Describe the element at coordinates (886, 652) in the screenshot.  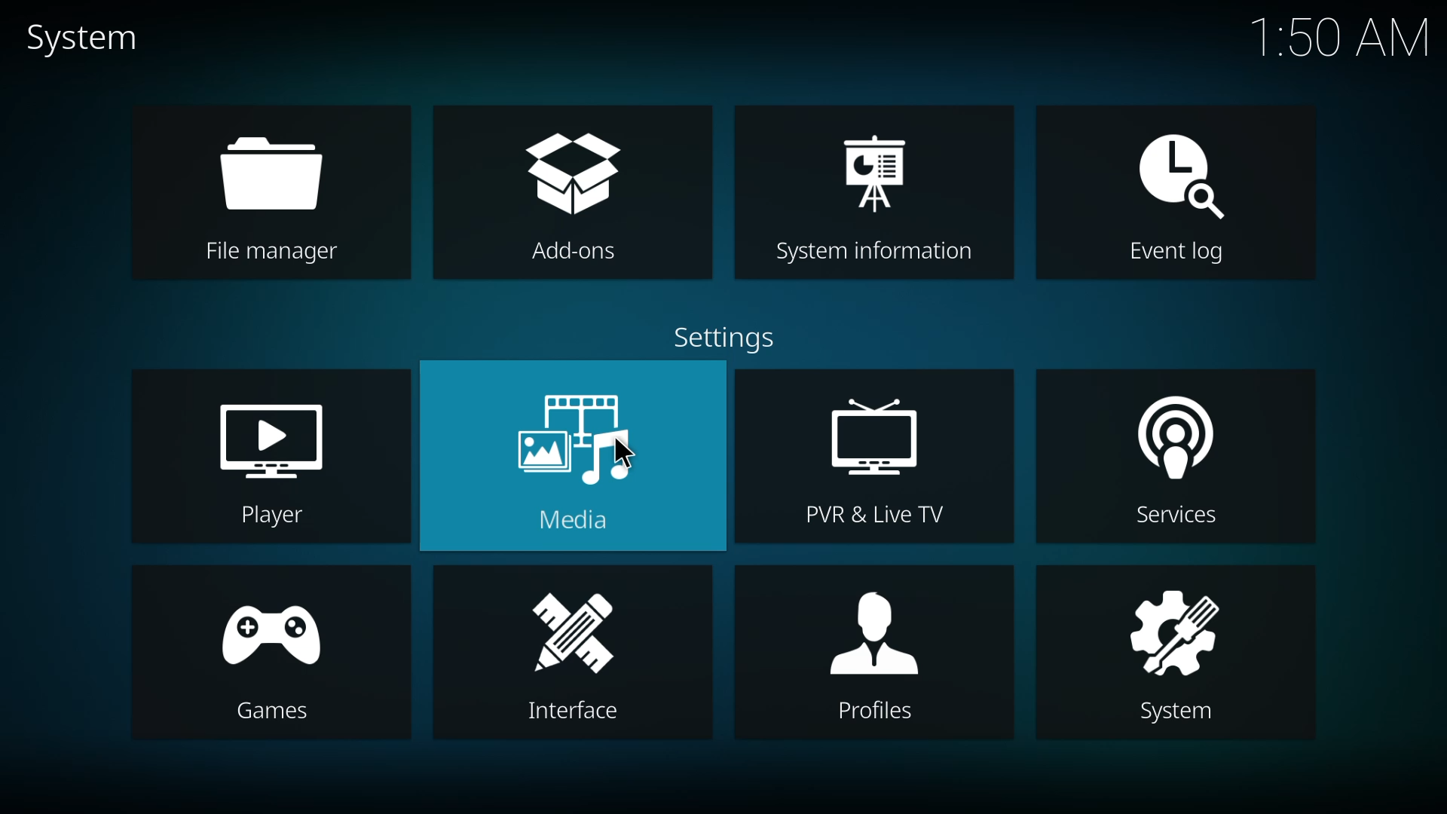
I see `profiles` at that location.